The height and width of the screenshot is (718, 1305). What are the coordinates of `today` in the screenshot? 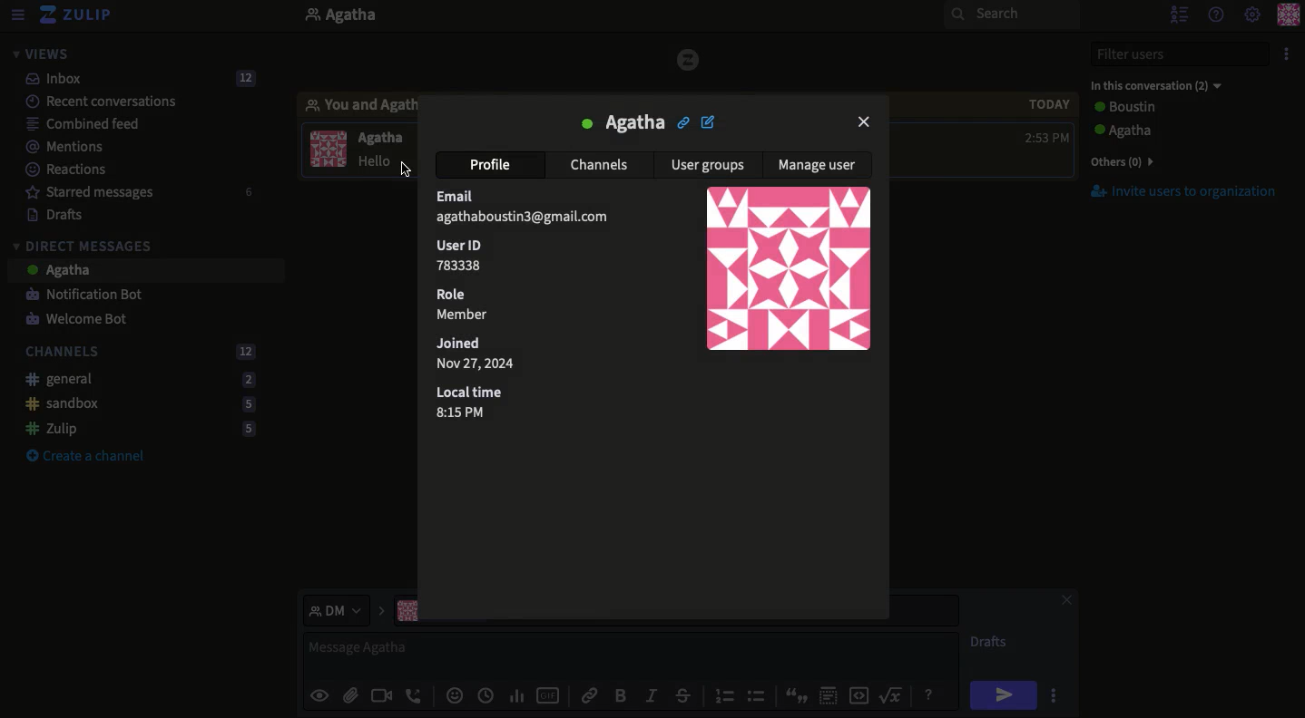 It's located at (1051, 102).